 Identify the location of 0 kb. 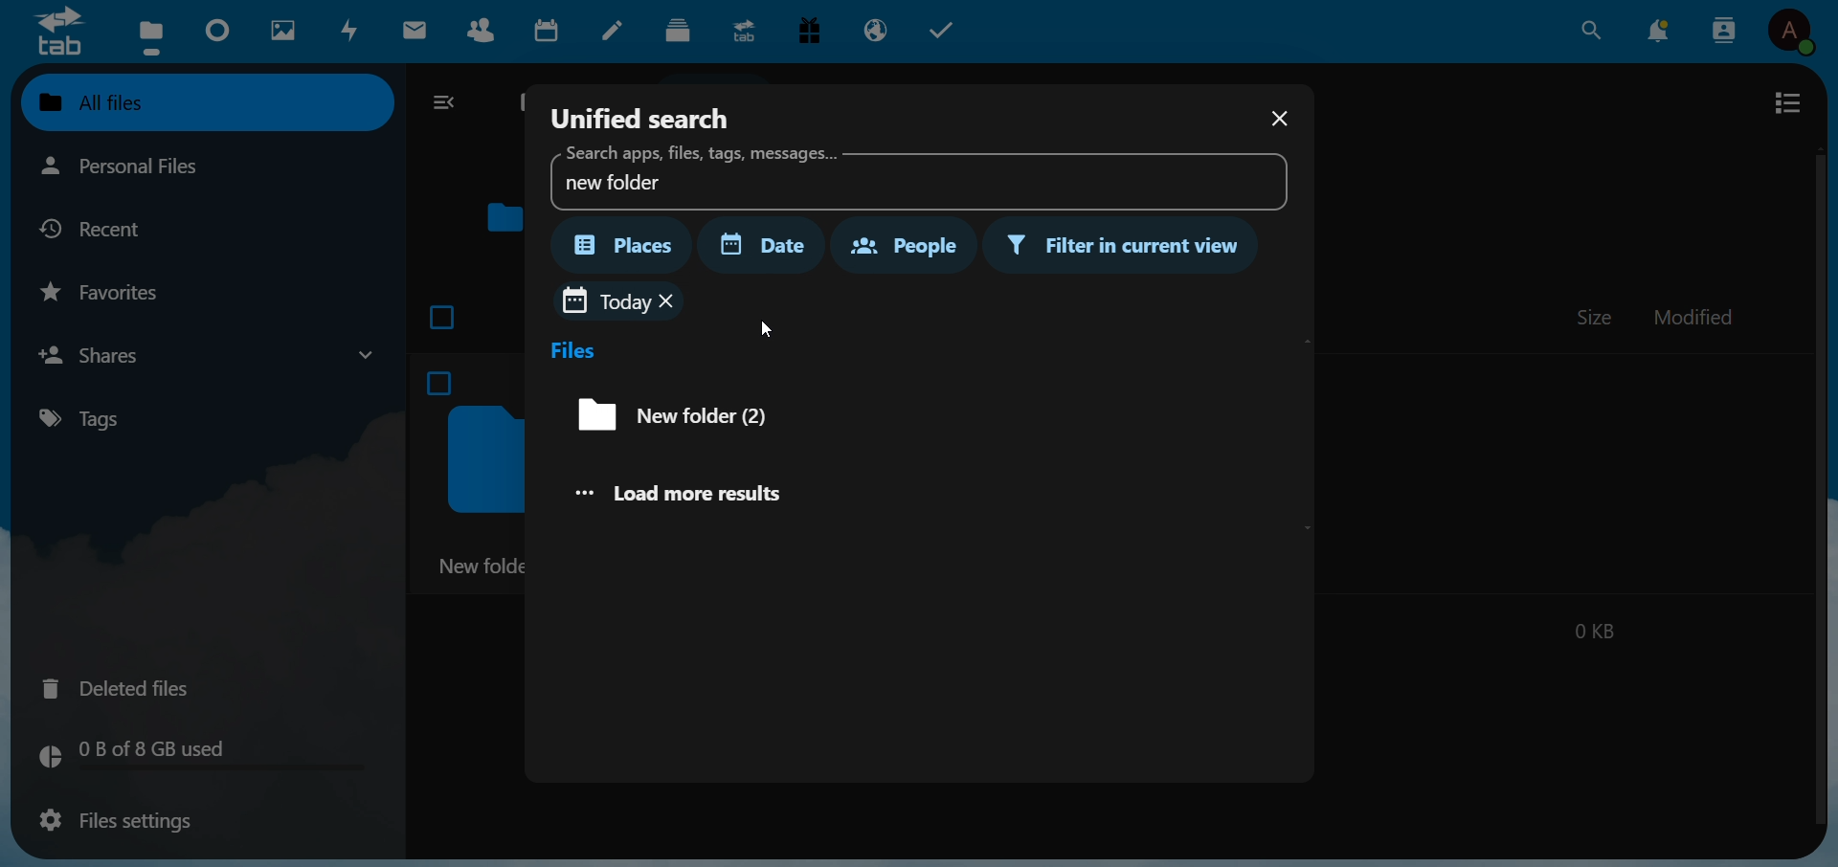
(1593, 628).